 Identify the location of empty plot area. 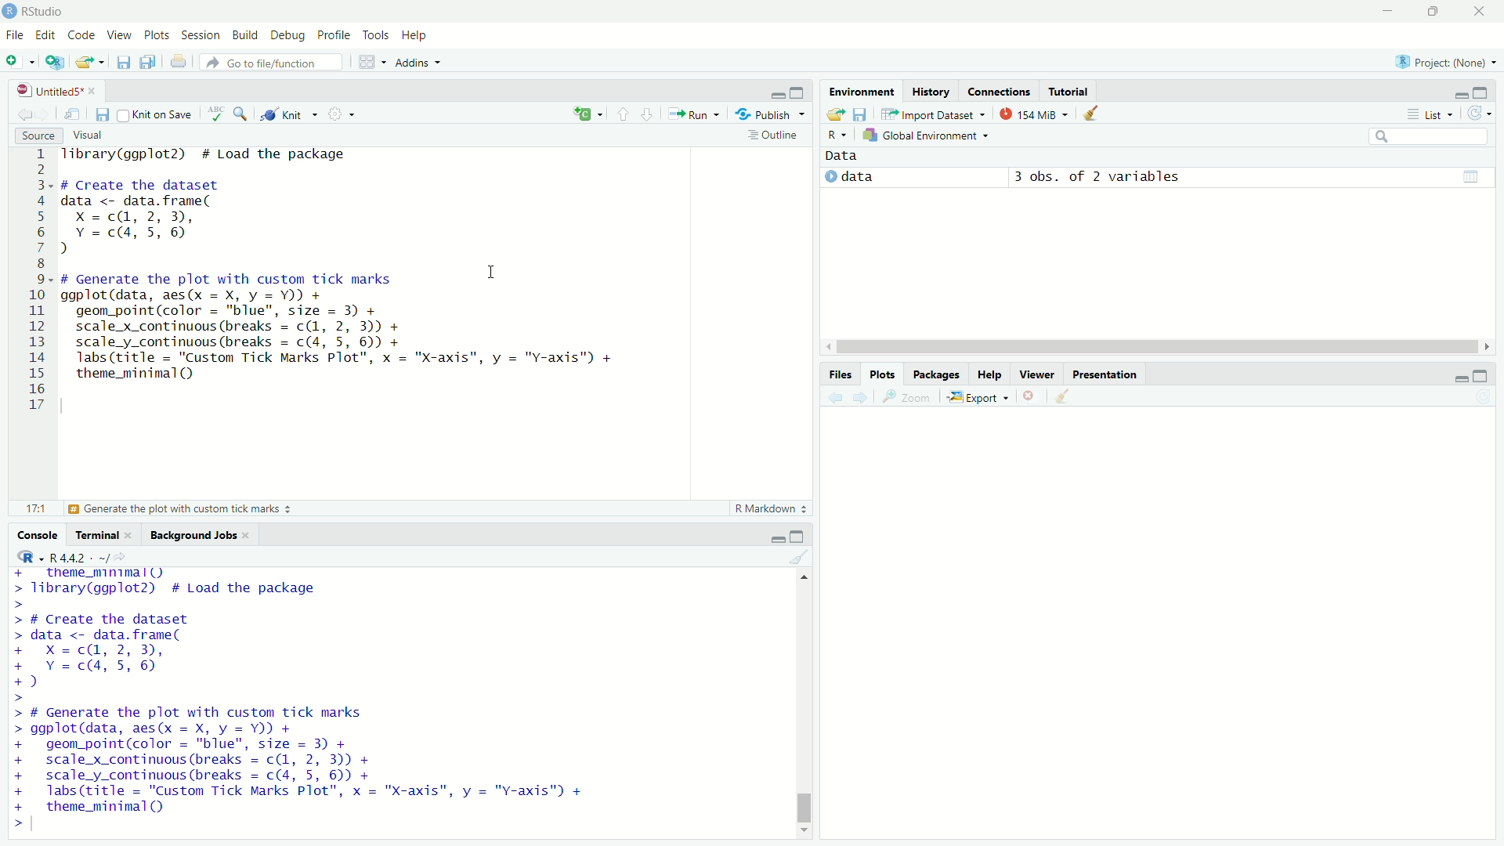
(1170, 615).